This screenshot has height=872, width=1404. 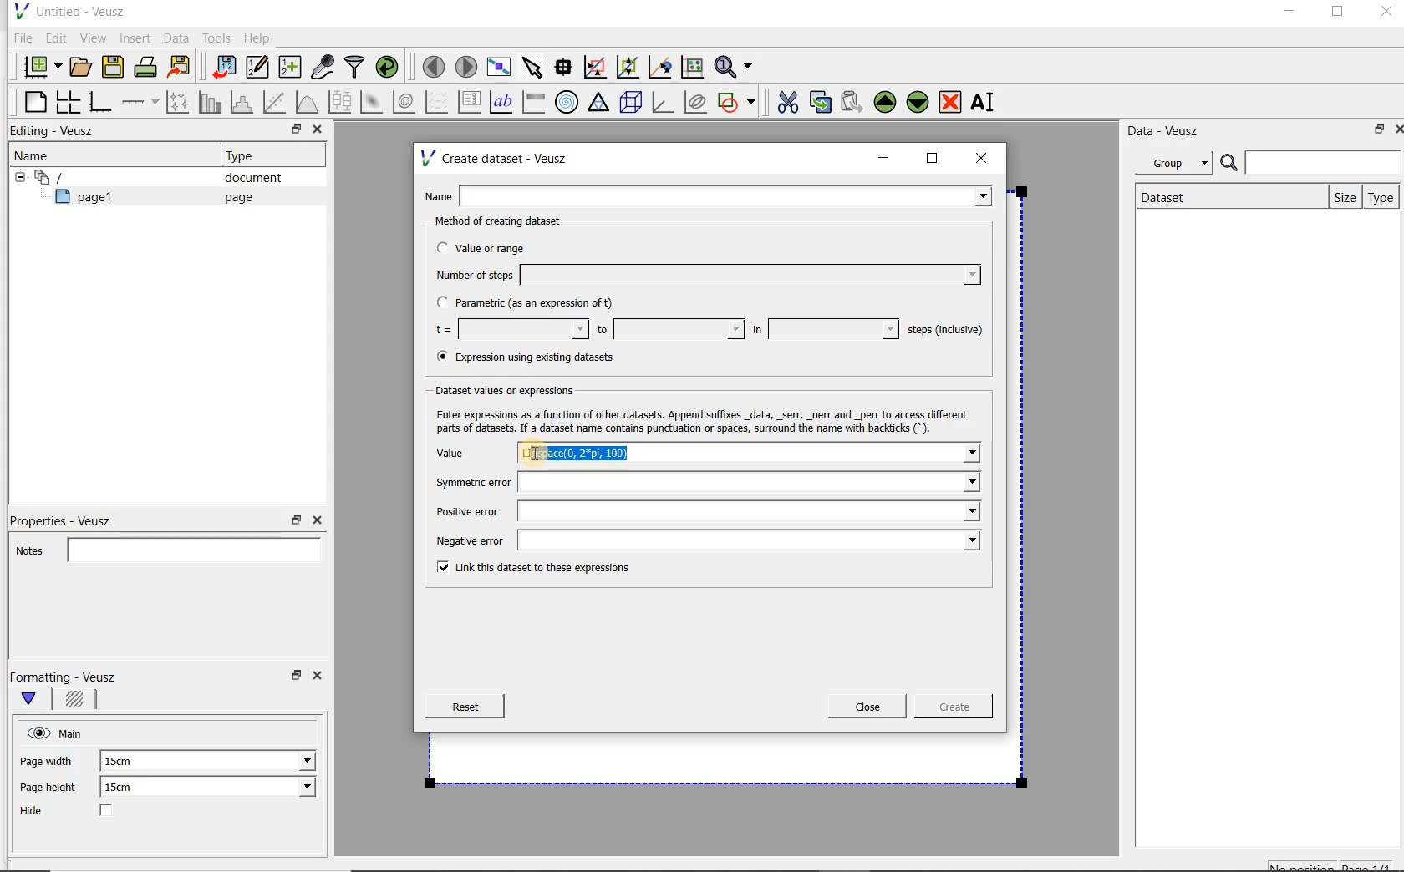 I want to click on cut the selected widget, so click(x=785, y=100).